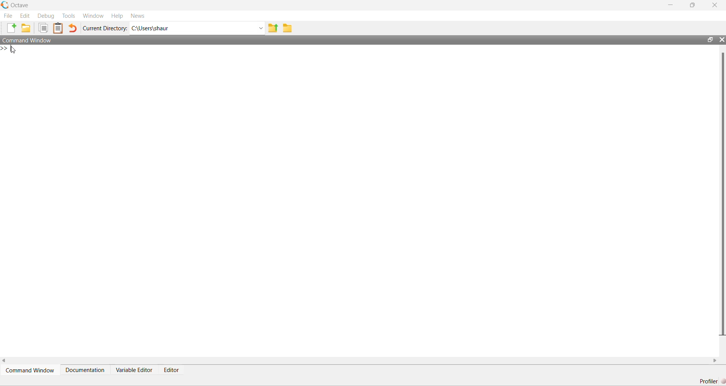 The width and height of the screenshot is (726, 386). What do you see at coordinates (85, 369) in the screenshot?
I see `Documentation` at bounding box center [85, 369].